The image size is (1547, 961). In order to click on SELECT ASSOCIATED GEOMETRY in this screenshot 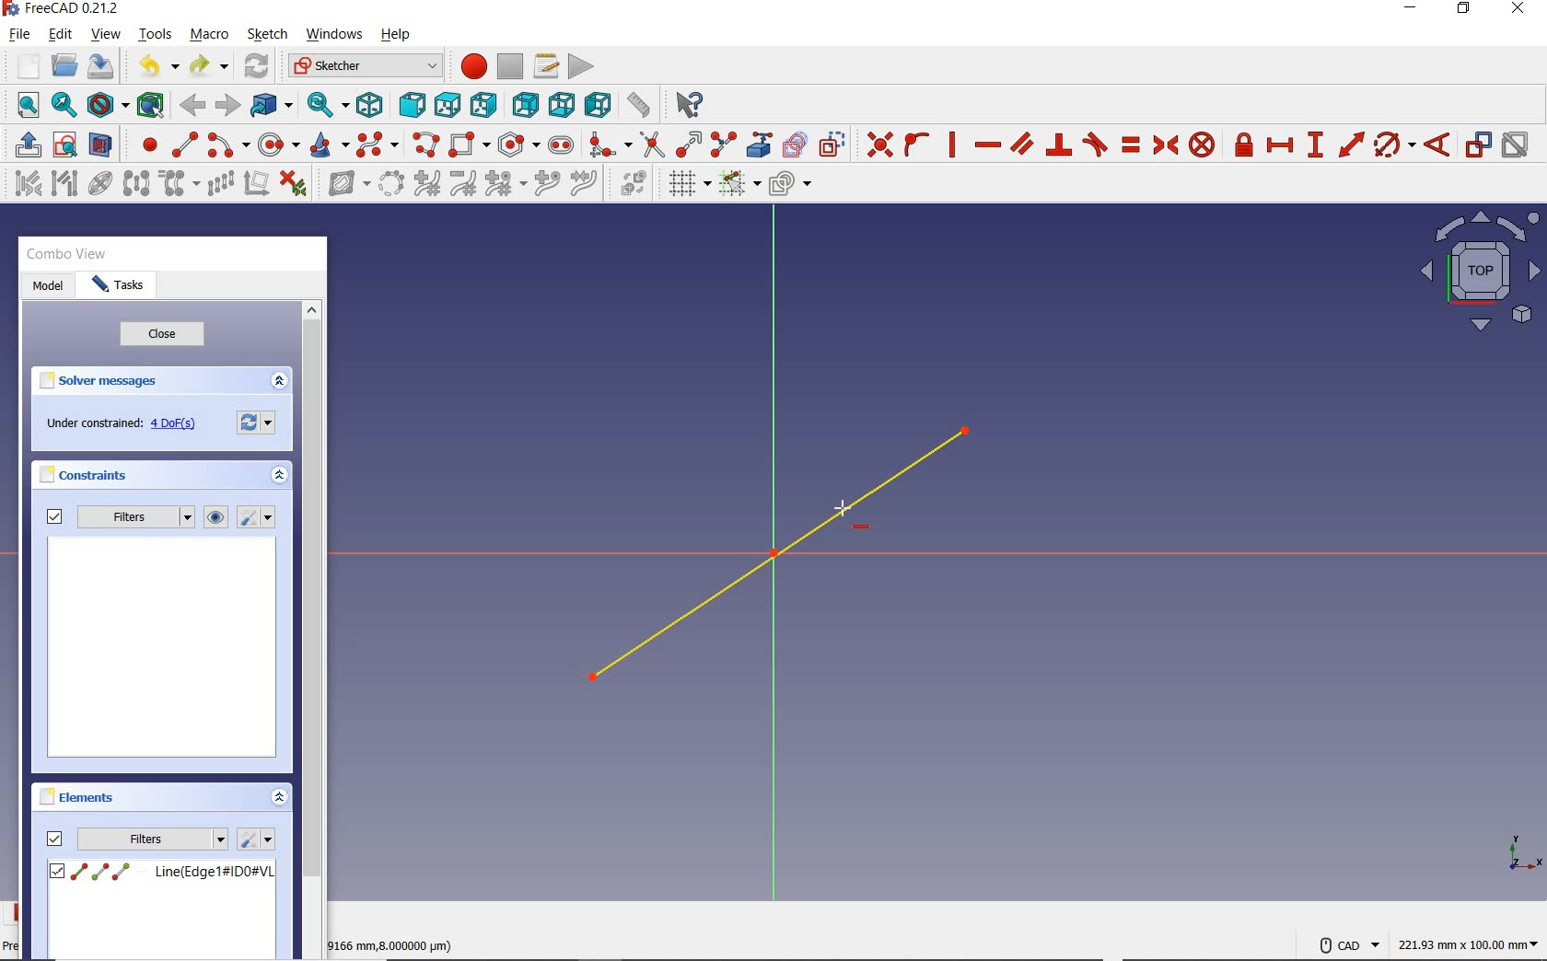, I will do `click(65, 182)`.